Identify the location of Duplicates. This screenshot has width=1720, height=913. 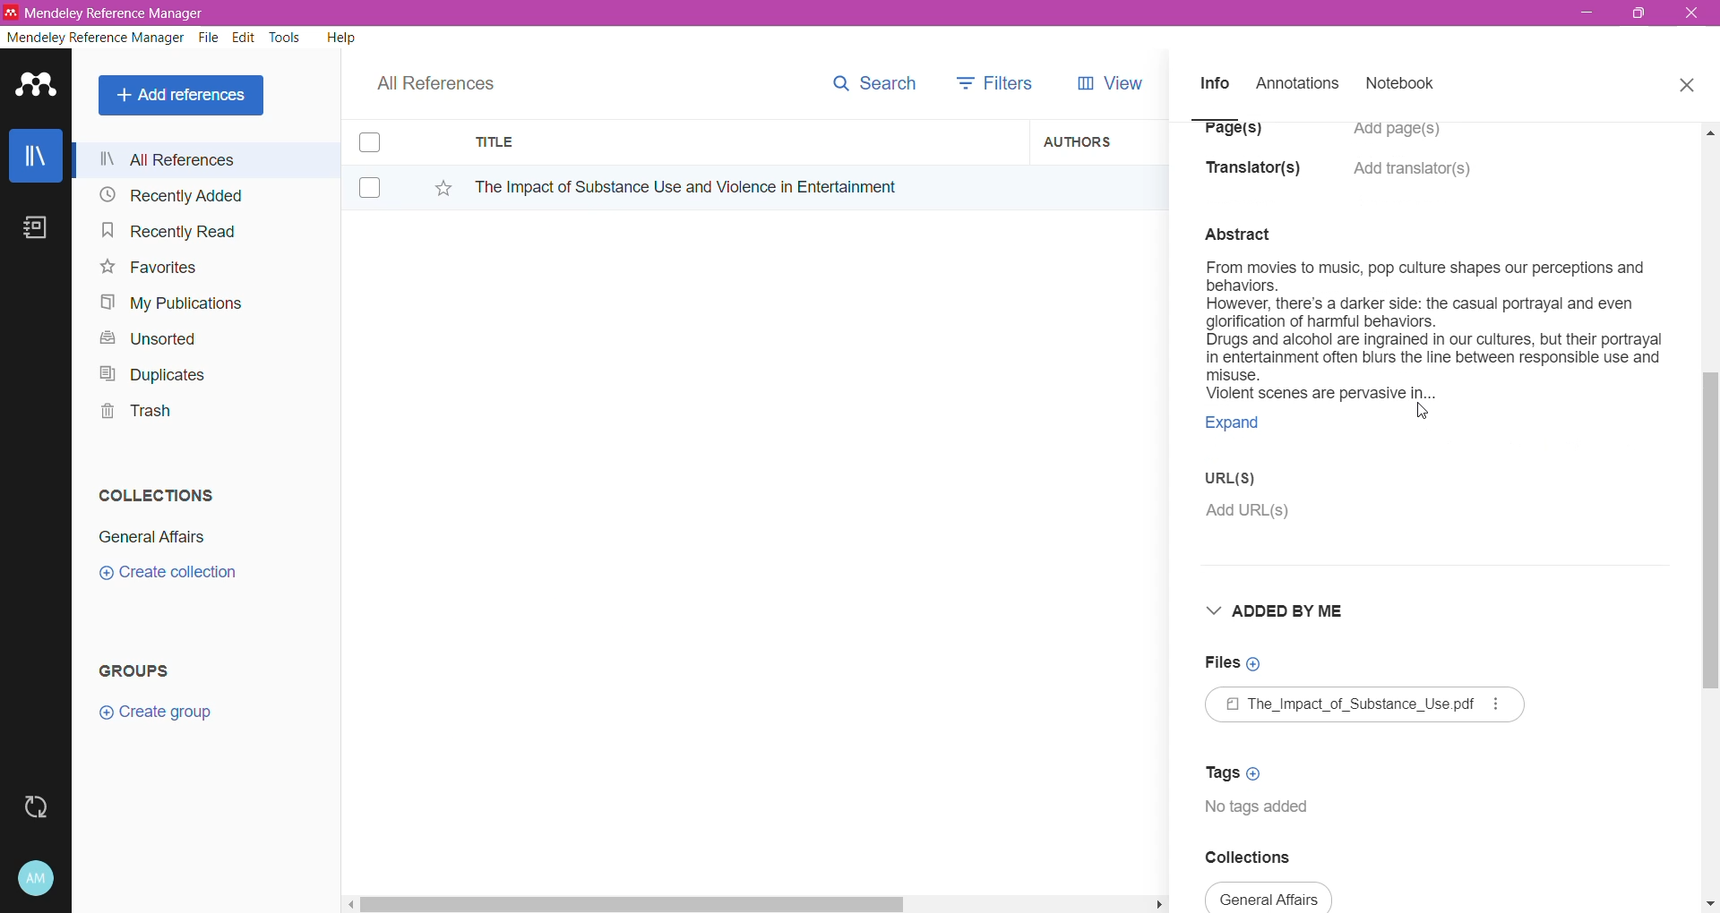
(147, 372).